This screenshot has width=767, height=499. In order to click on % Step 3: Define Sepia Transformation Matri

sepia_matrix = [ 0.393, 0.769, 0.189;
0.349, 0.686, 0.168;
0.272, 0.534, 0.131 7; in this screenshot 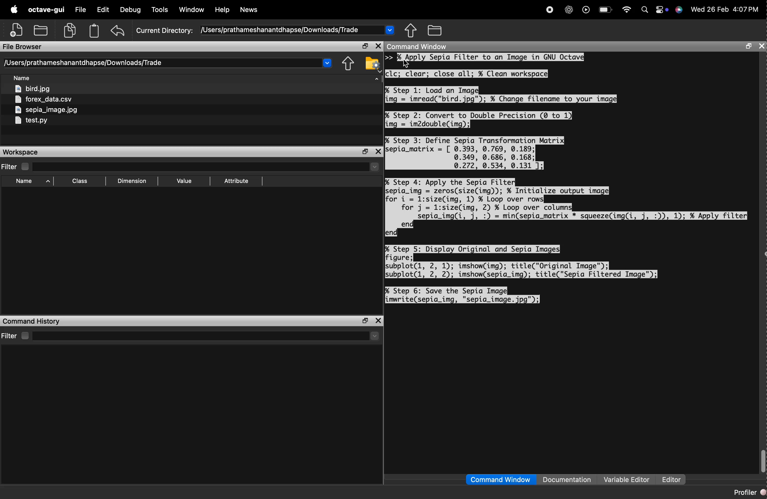, I will do `click(476, 153)`.